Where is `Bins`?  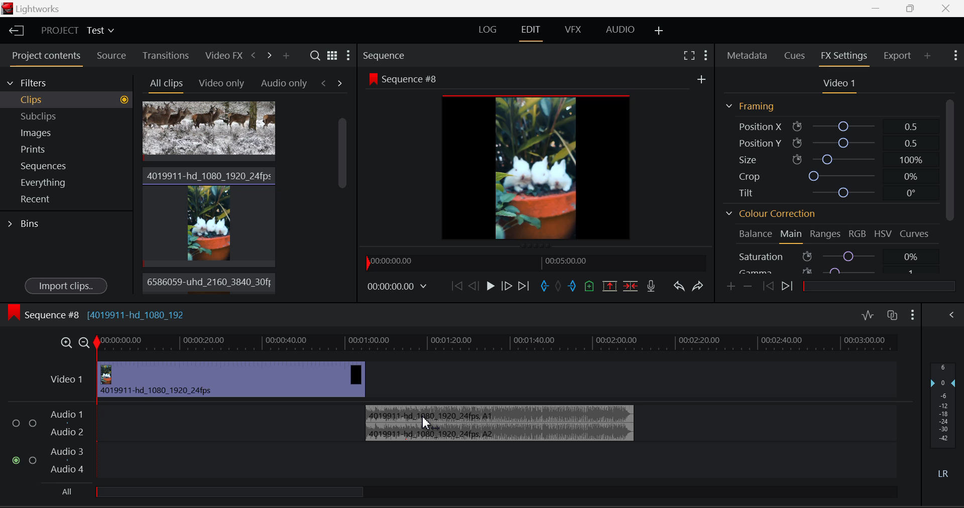
Bins is located at coordinates (24, 225).